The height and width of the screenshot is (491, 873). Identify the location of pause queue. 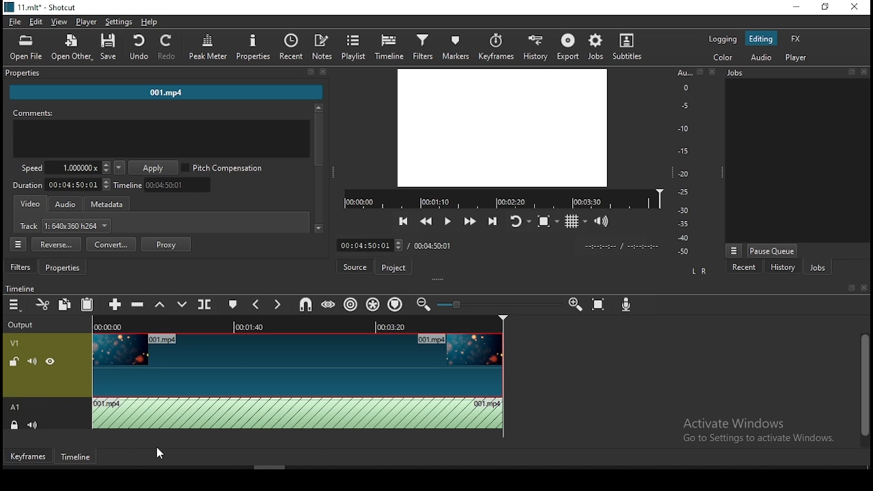
(772, 251).